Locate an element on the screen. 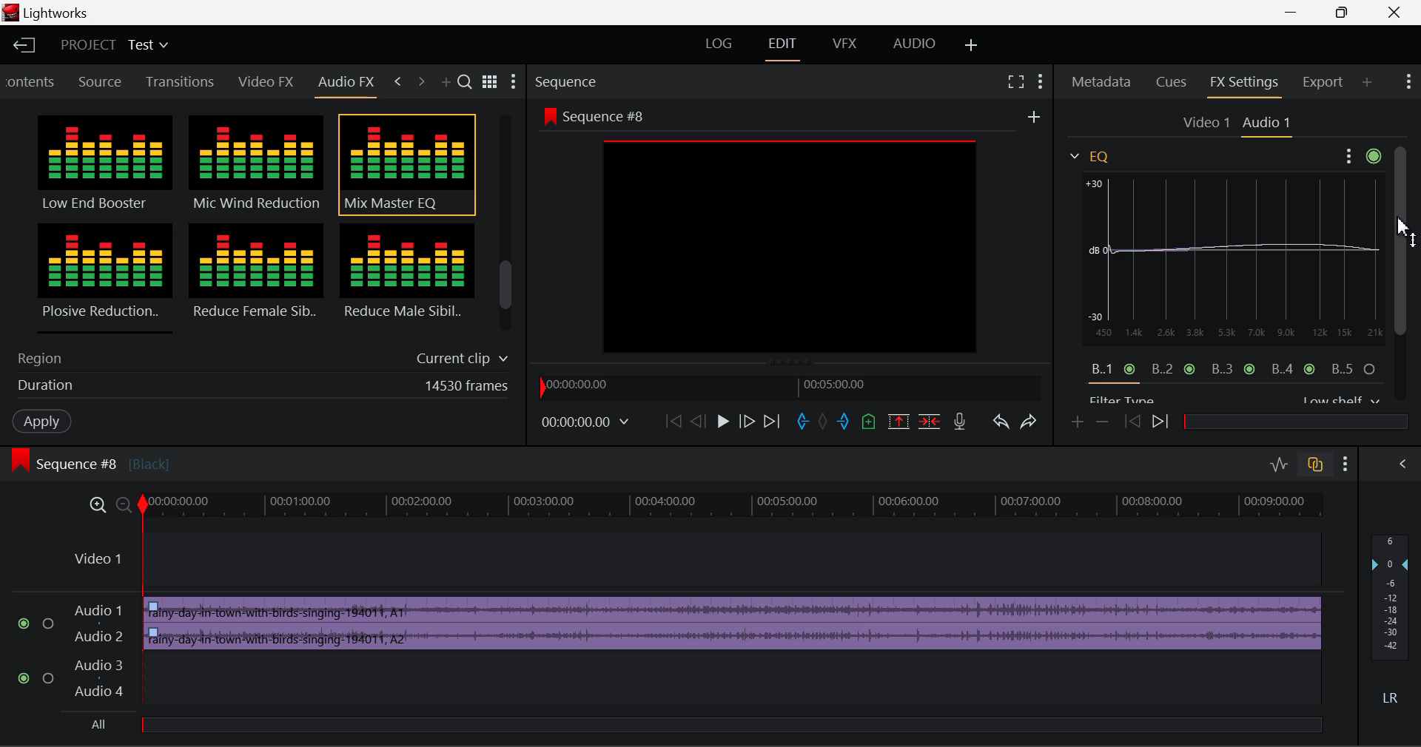 The width and height of the screenshot is (1421, 747). Show Settings is located at coordinates (1041, 81).